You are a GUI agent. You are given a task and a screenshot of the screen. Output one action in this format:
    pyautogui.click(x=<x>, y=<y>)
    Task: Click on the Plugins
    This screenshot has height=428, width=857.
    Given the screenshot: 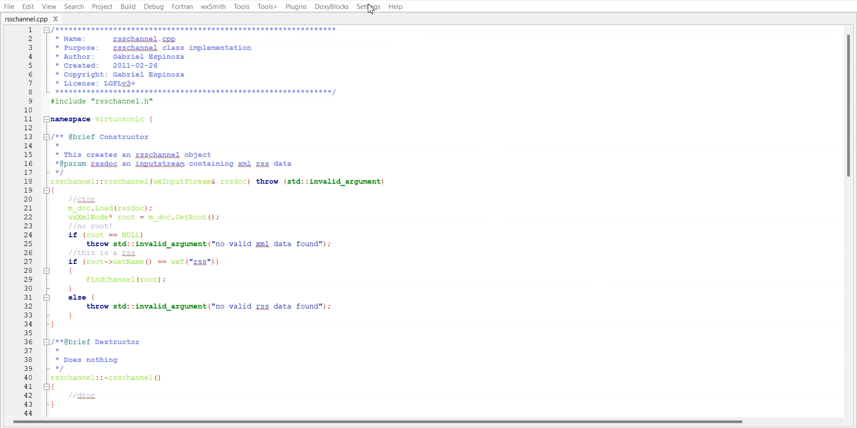 What is the action you would take?
    pyautogui.click(x=295, y=6)
    